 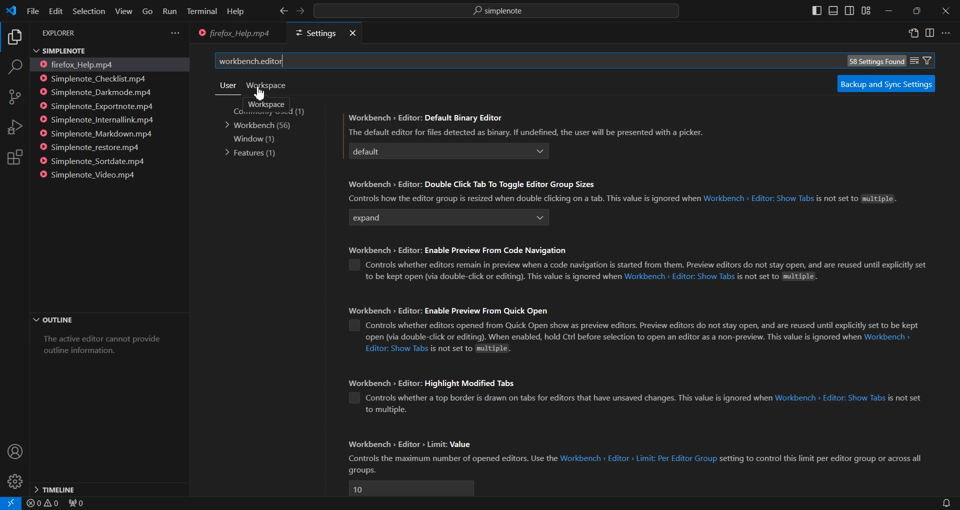 I want to click on Workbench > Editor: Default Binary Editor, so click(x=427, y=117).